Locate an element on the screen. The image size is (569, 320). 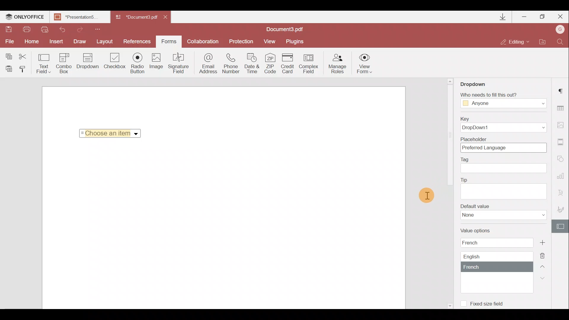
Customize quick access toolbar is located at coordinates (95, 28).